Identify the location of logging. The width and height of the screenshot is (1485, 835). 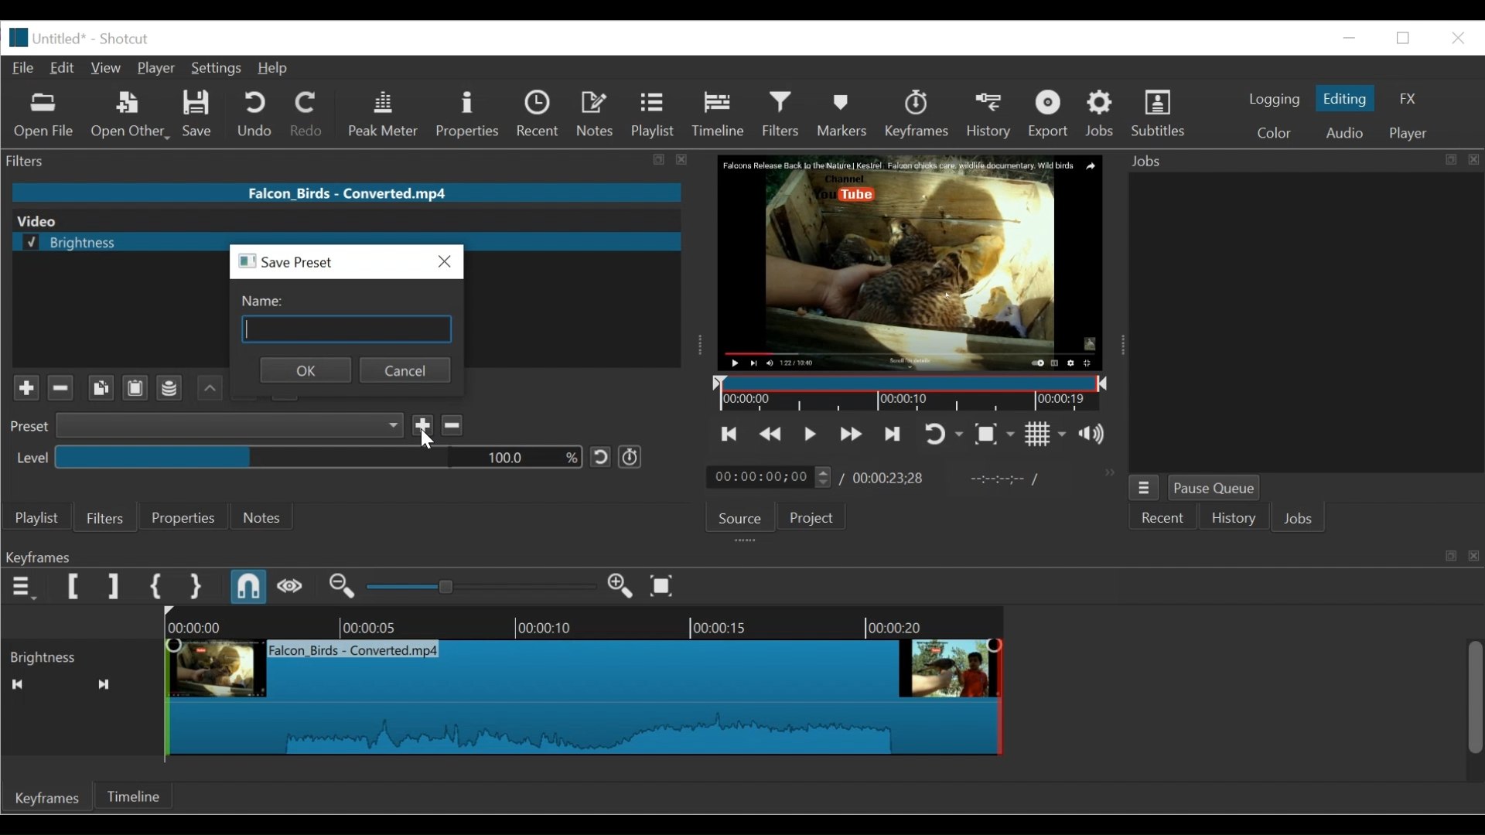
(1273, 101).